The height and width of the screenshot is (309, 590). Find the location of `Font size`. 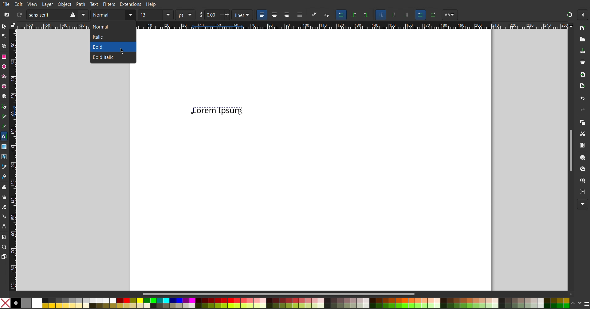

Font size is located at coordinates (155, 15).